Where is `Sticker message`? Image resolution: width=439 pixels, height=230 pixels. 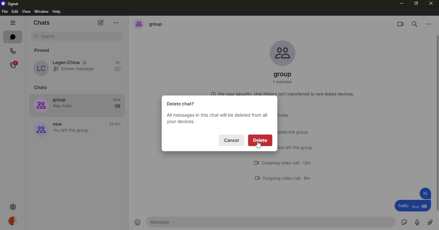
Sticker message is located at coordinates (77, 70).